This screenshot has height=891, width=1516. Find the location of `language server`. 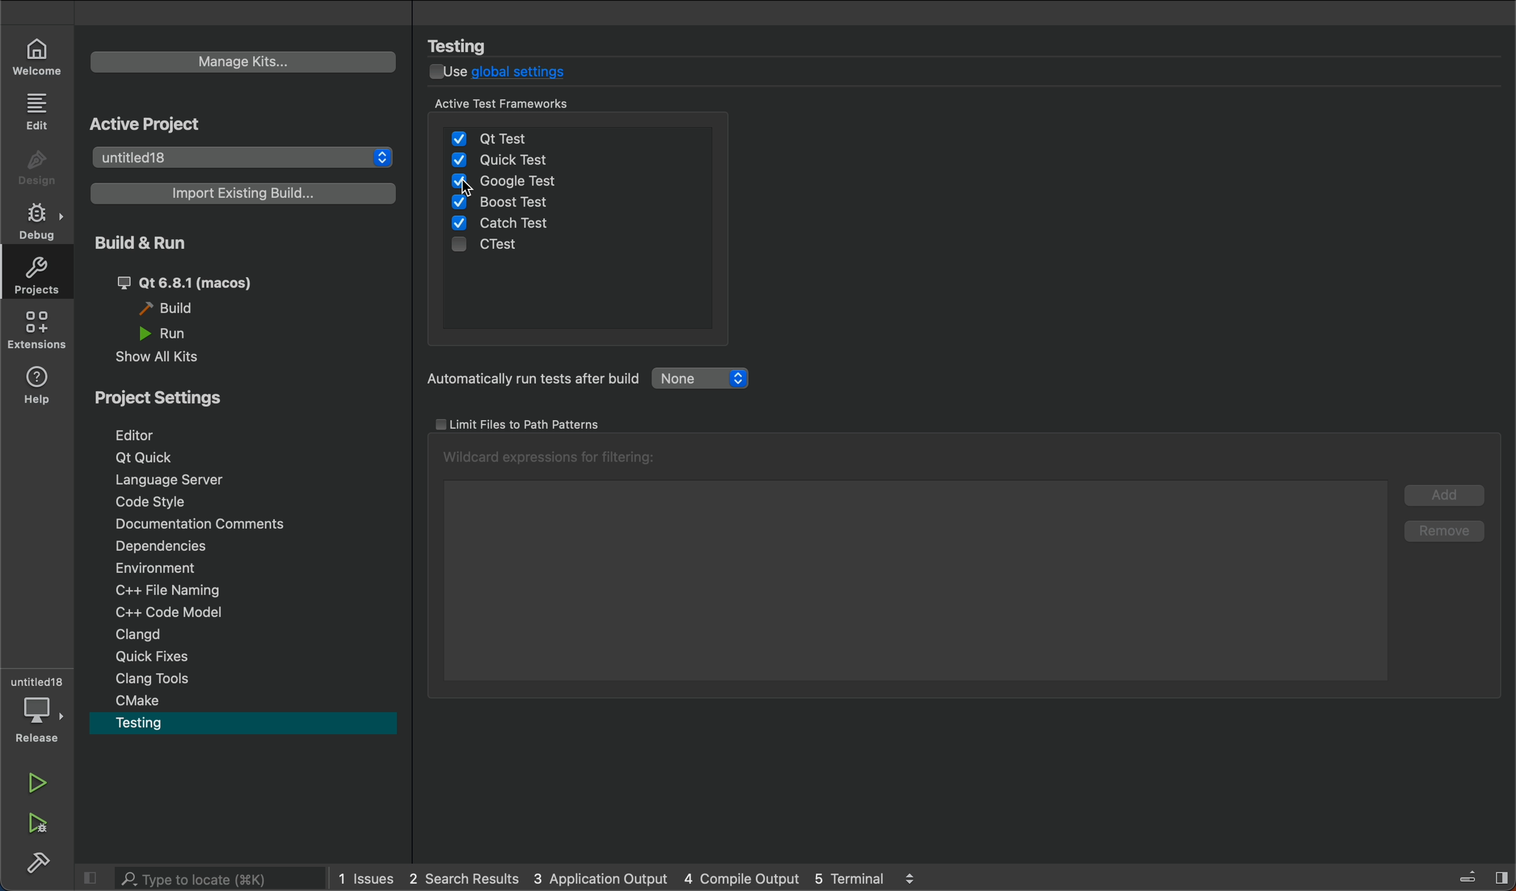

language server is located at coordinates (238, 483).